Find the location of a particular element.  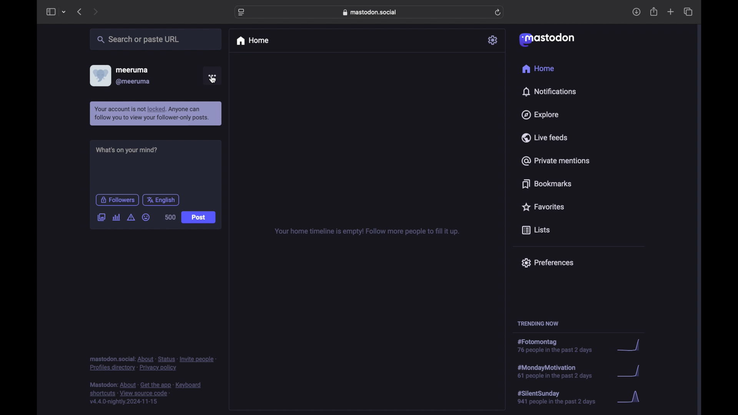

settings is located at coordinates (493, 40).